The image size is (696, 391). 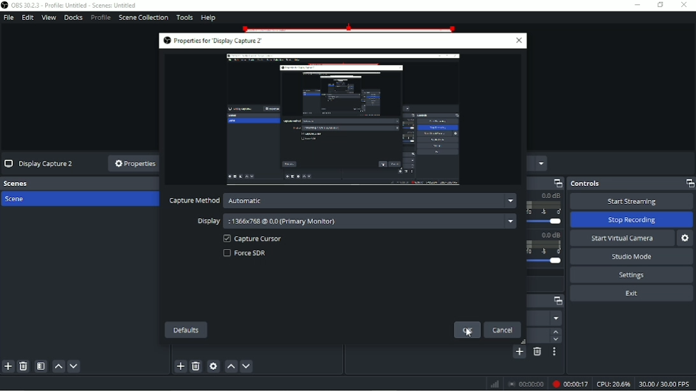 I want to click on :1366x768 @ 0,0 (Primary Monitor), so click(x=369, y=221).